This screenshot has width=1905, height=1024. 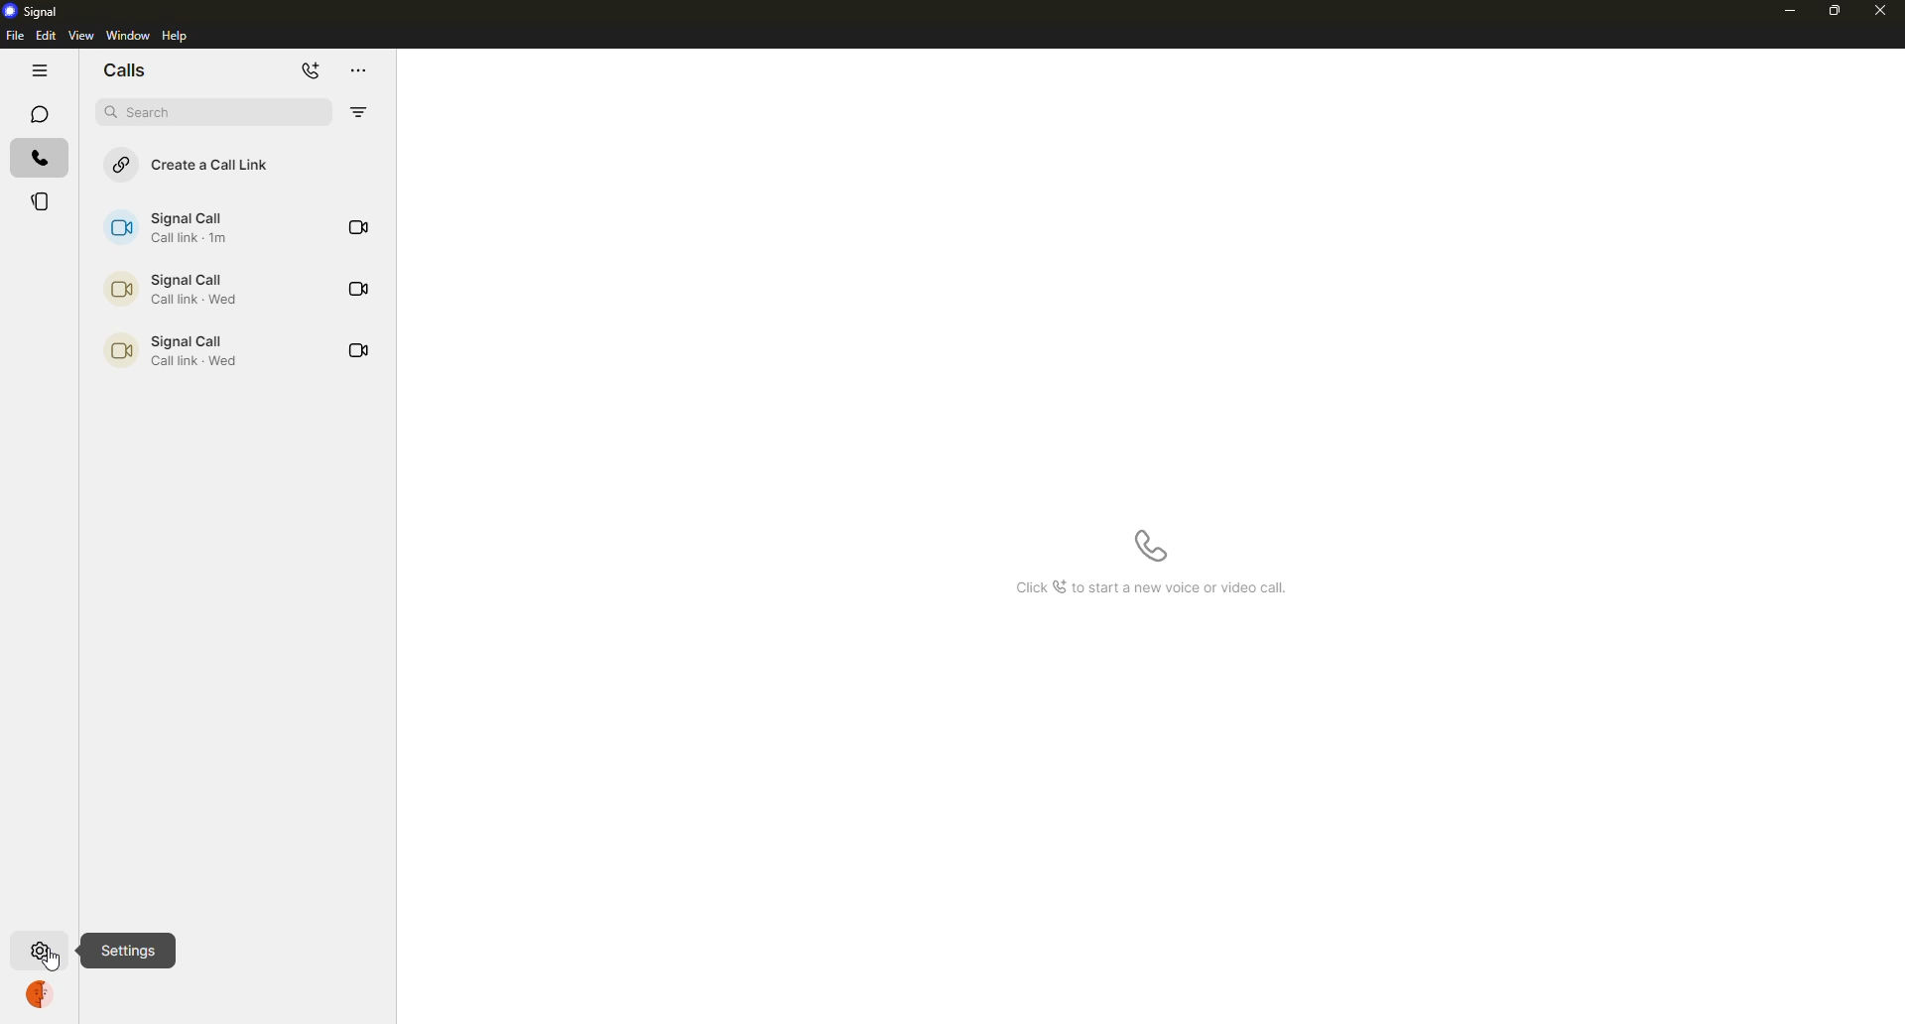 I want to click on minimize, so click(x=1788, y=13).